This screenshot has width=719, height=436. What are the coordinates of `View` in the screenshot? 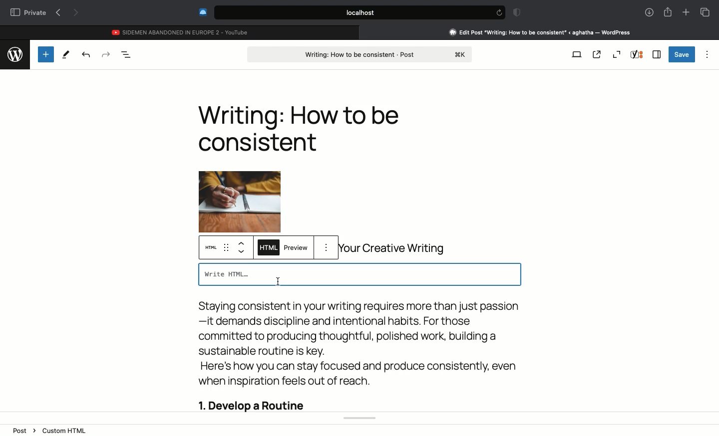 It's located at (577, 53).